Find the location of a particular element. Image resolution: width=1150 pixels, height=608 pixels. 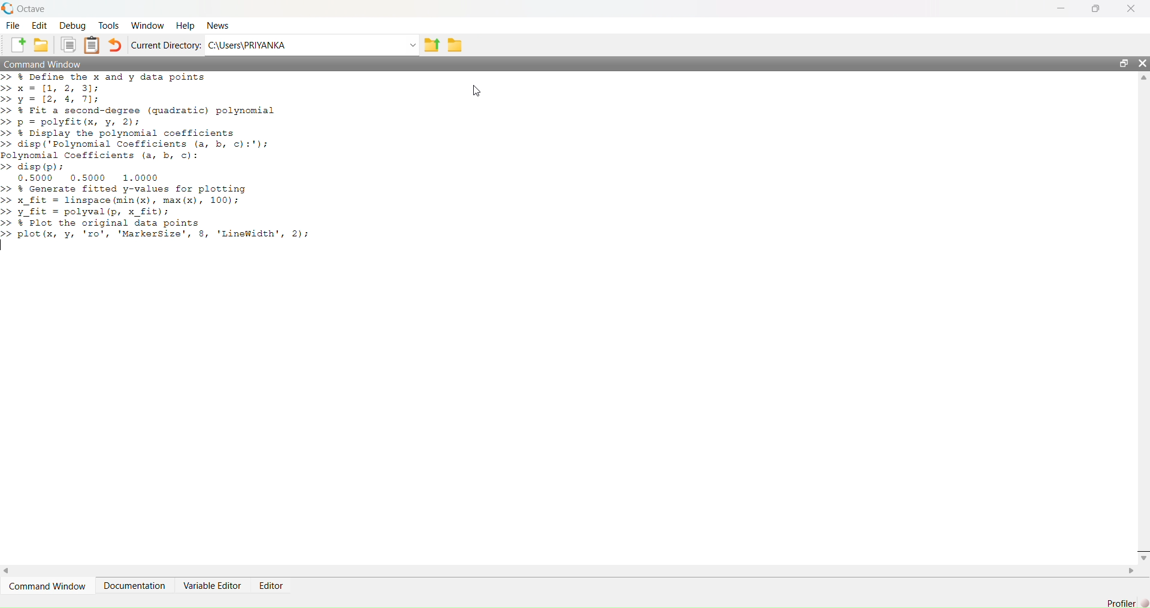

Open an existing file in editor is located at coordinates (43, 45).